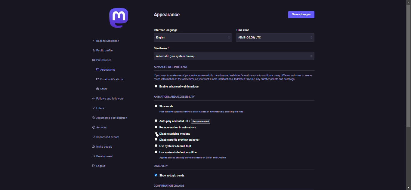 This screenshot has width=411, height=190. I want to click on language, so click(165, 29).